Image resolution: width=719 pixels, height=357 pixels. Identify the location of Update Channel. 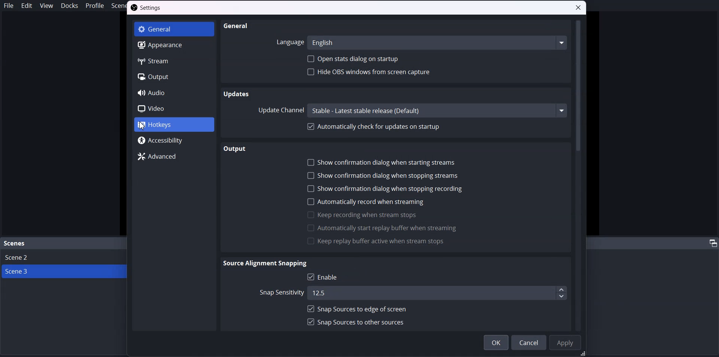
(413, 110).